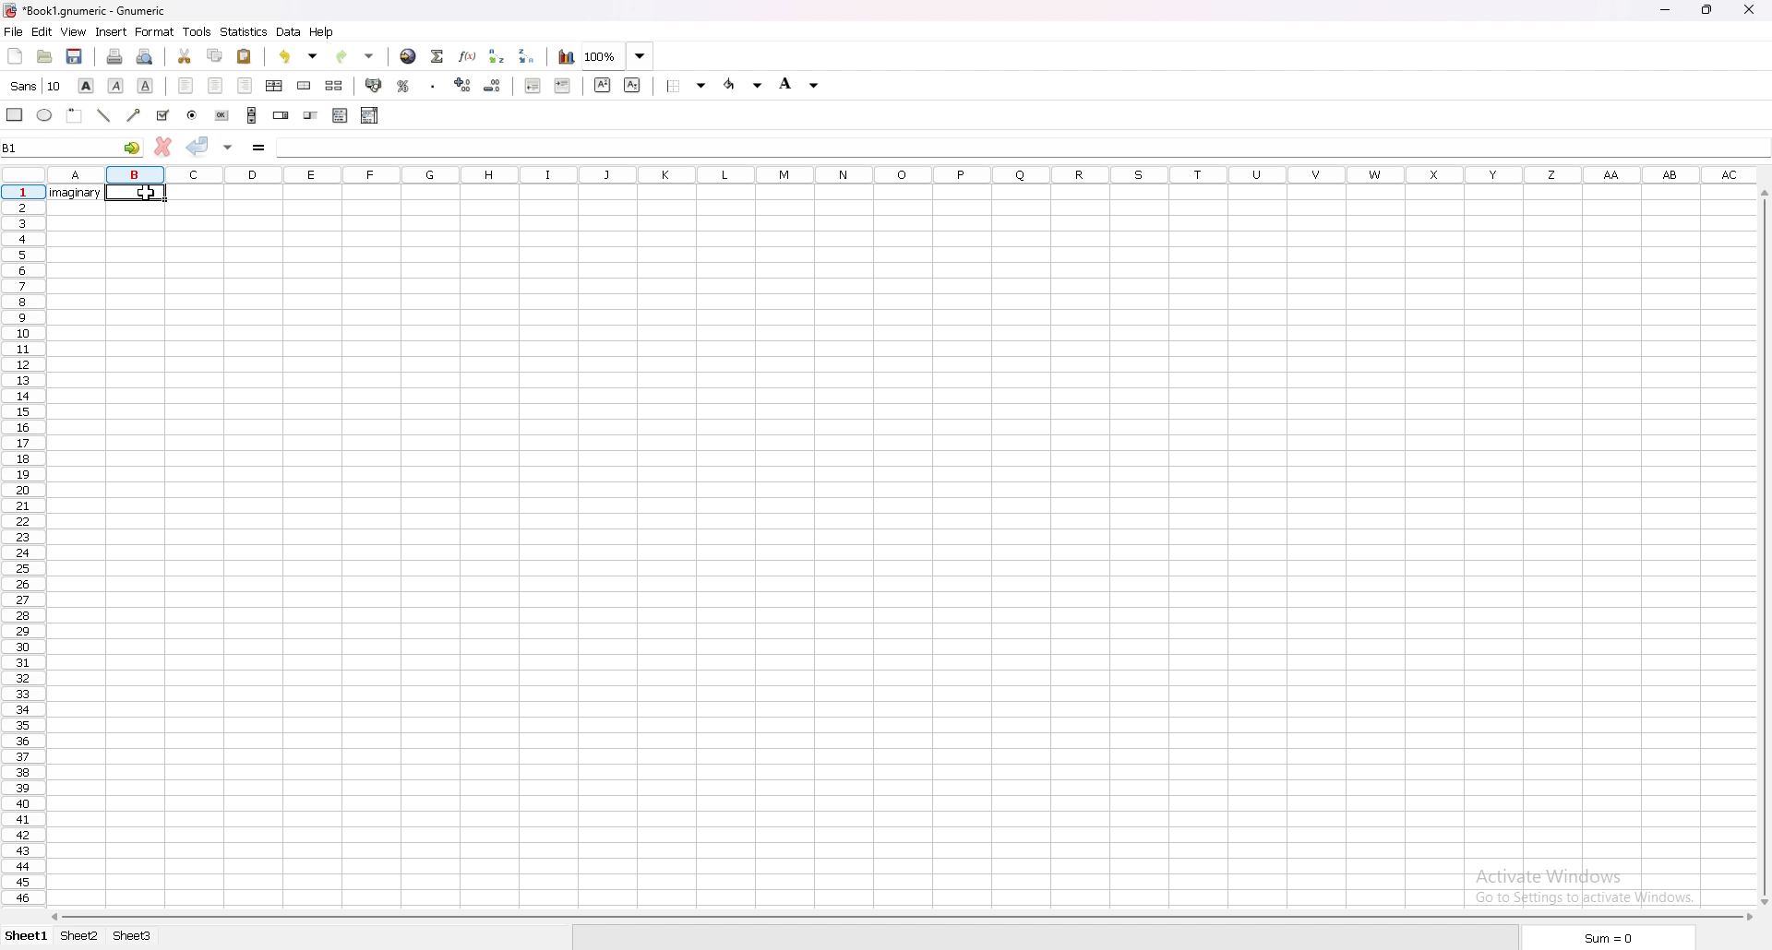 The image size is (1772, 950). What do you see at coordinates (134, 116) in the screenshot?
I see `arrowed line` at bounding box center [134, 116].